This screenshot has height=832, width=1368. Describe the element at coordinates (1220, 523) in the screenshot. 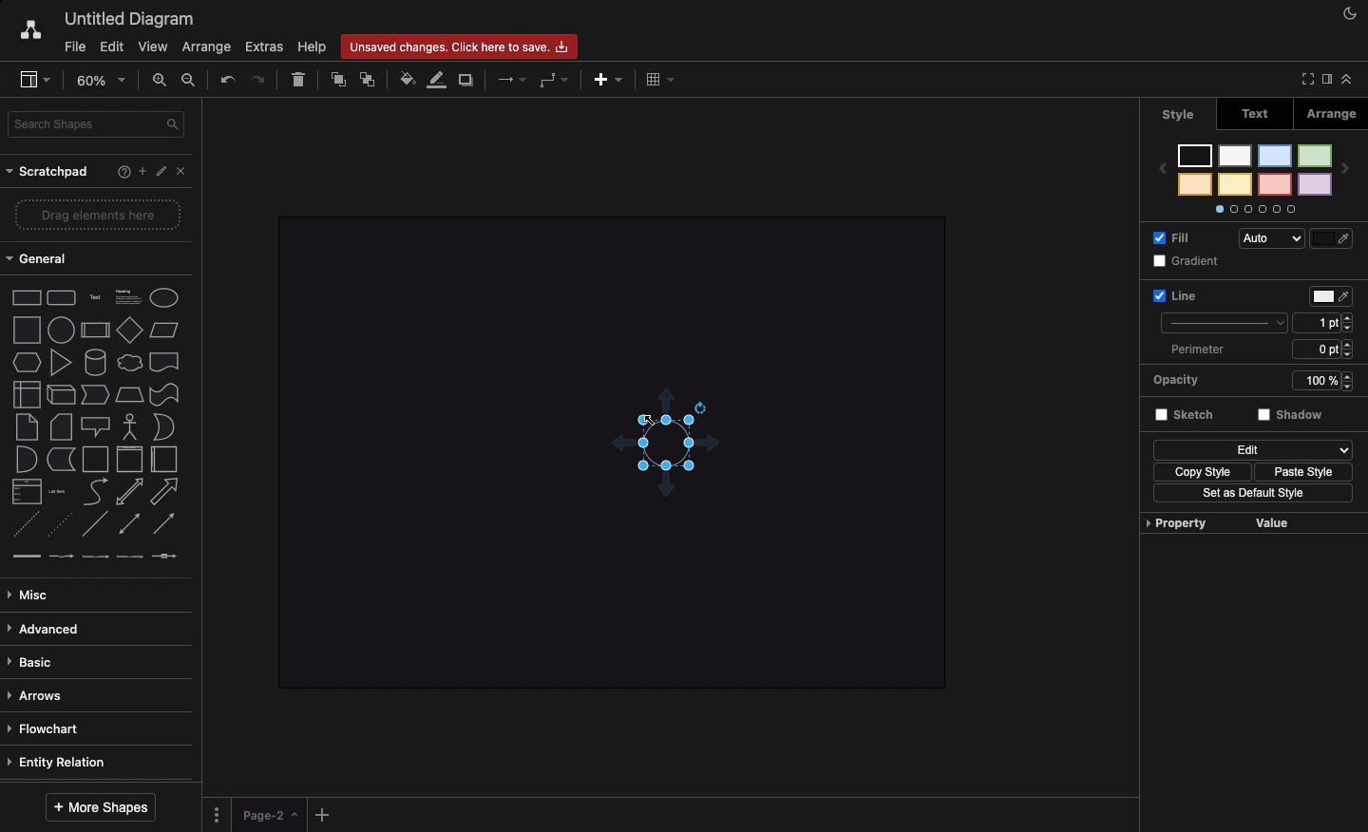

I see `Property value` at that location.